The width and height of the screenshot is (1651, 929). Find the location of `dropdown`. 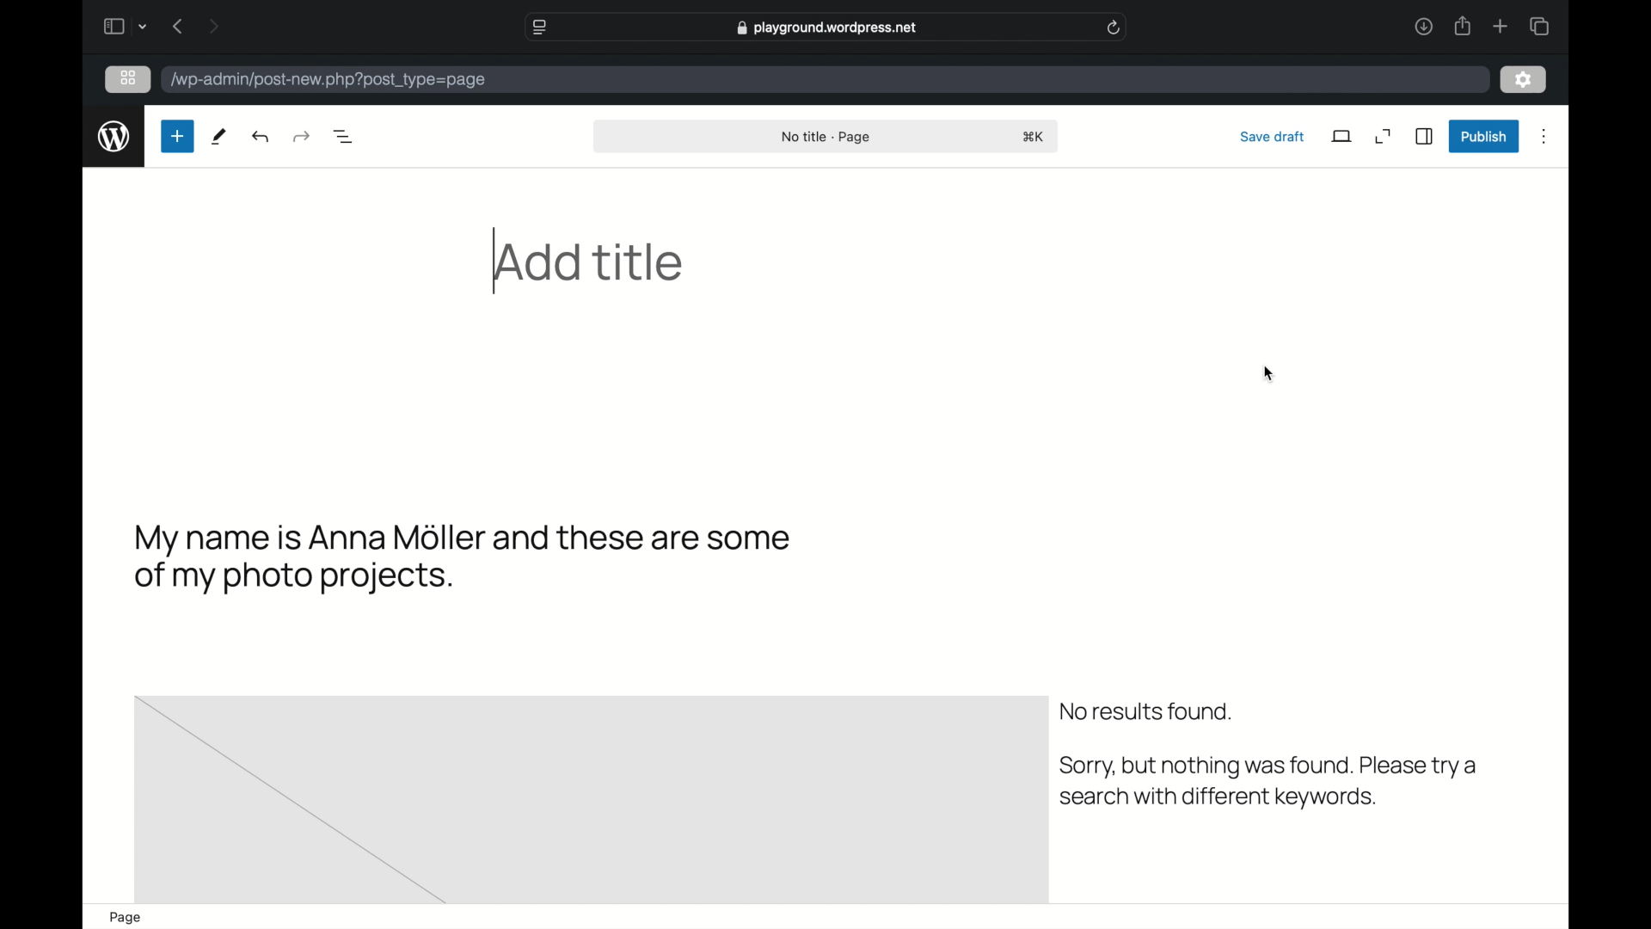

dropdown is located at coordinates (144, 27).